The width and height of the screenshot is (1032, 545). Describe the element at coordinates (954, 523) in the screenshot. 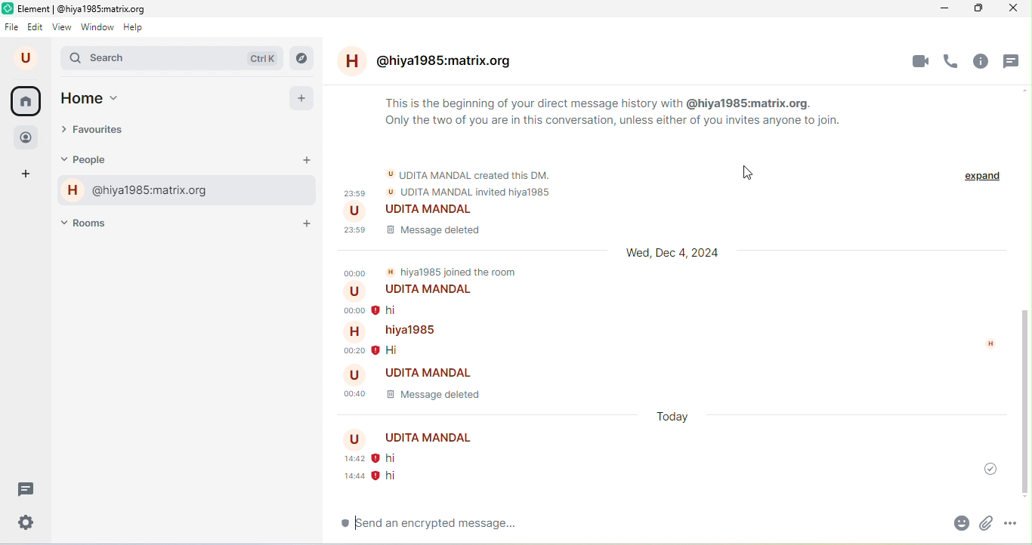

I see `emoji` at that location.